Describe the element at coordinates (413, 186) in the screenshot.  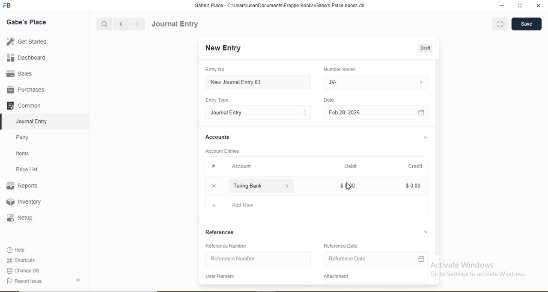
I see `$0.00` at that location.